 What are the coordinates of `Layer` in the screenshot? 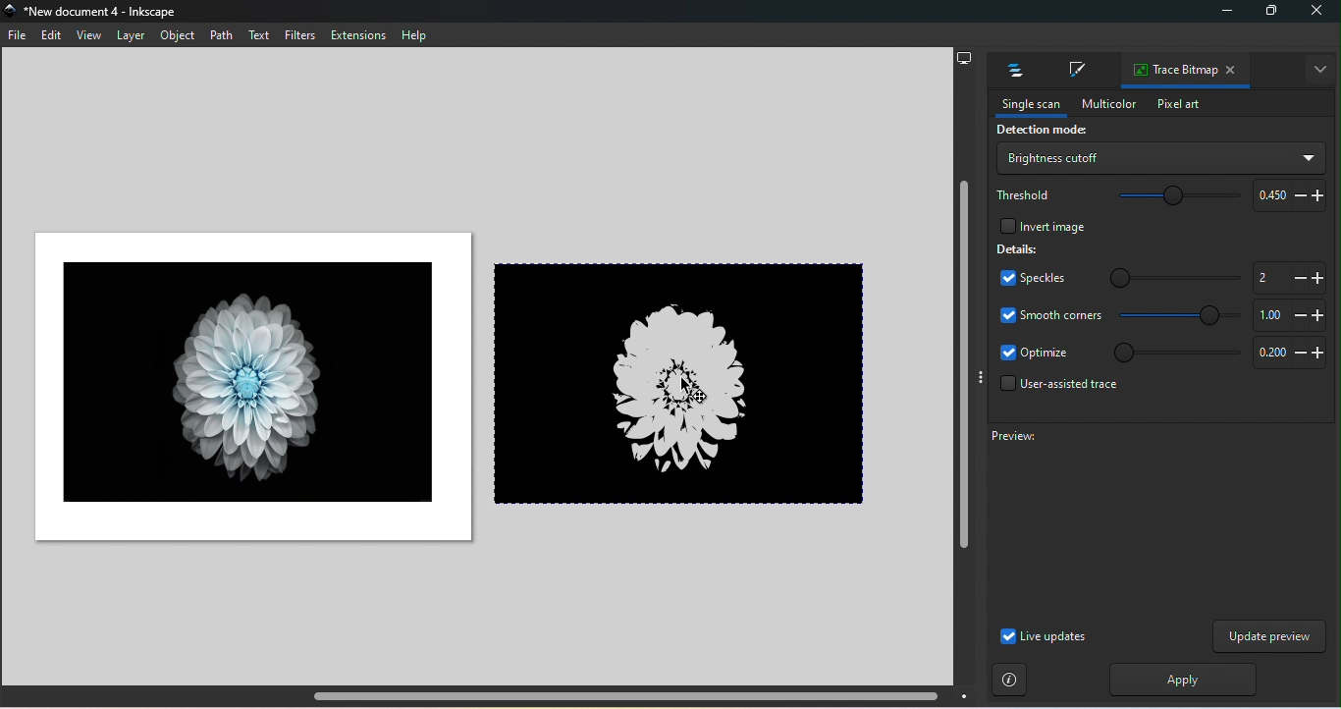 It's located at (130, 35).